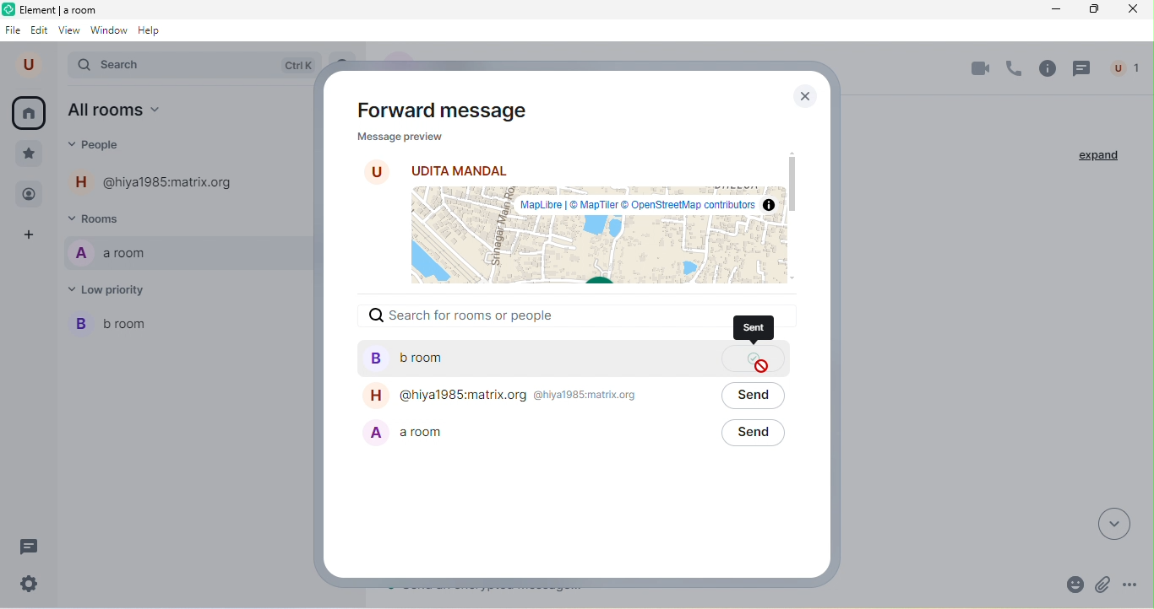  I want to click on sent, so click(753, 328).